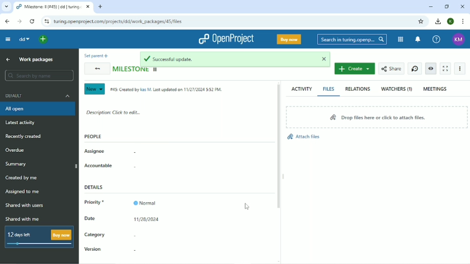 Image resolution: width=470 pixels, height=264 pixels. Describe the element at coordinates (376, 117) in the screenshot. I see `Drop files here or click to attach files` at that location.